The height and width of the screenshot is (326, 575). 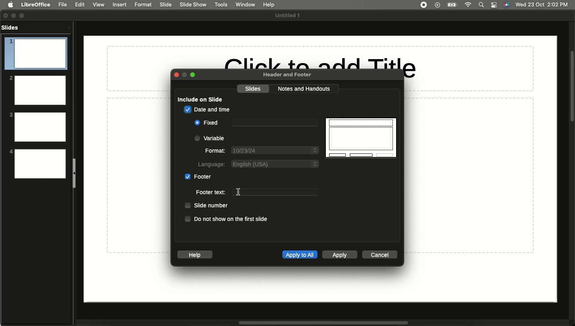 What do you see at coordinates (198, 177) in the screenshot?
I see `Footer` at bounding box center [198, 177].